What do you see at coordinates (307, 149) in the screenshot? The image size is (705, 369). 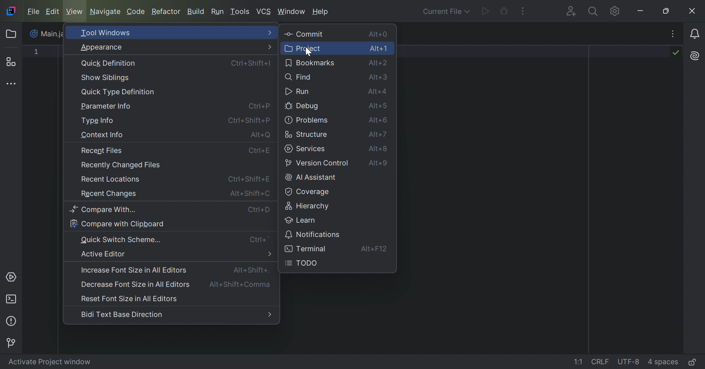 I see `Services` at bounding box center [307, 149].